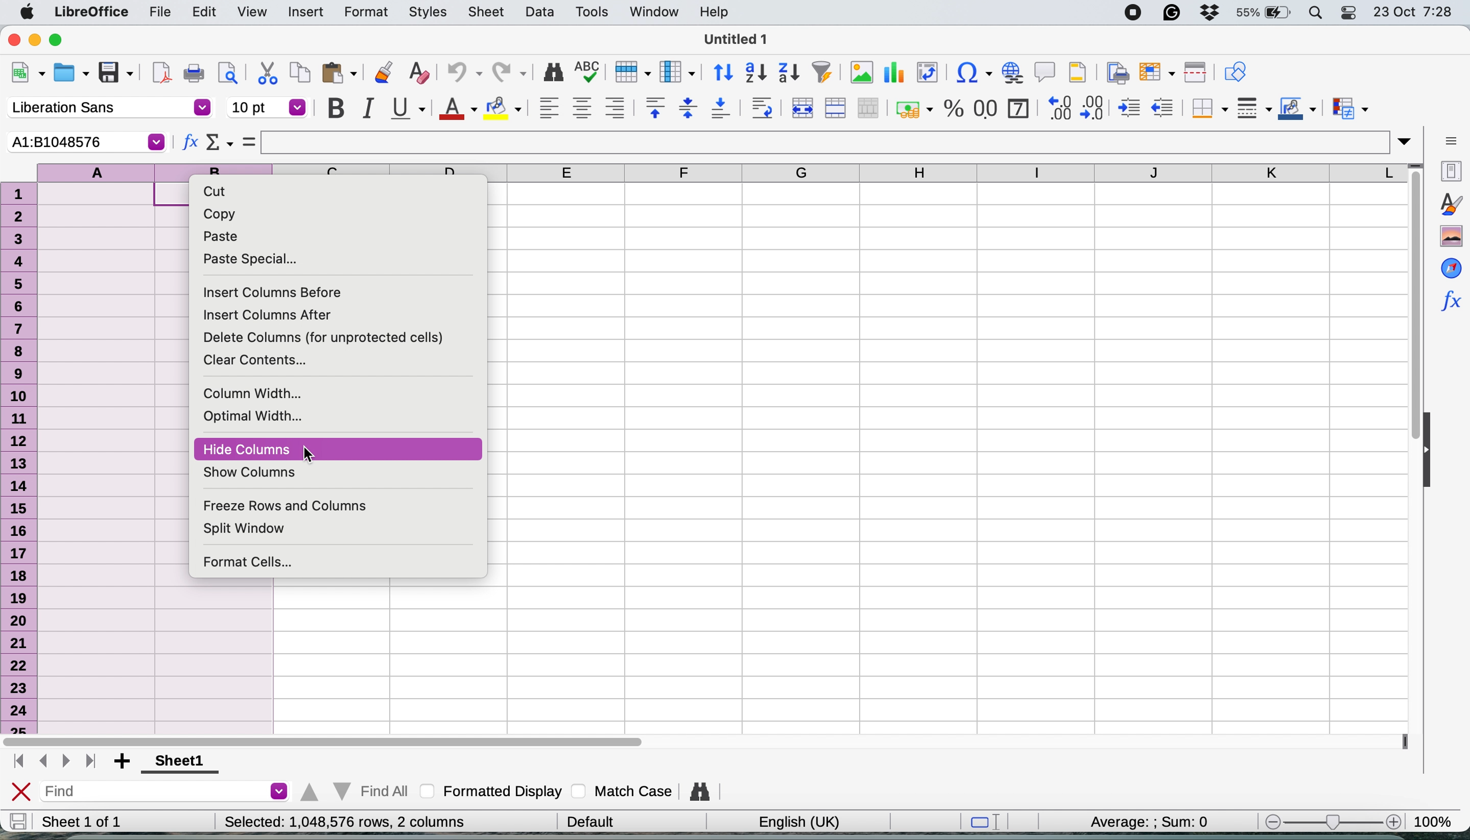 The width and height of the screenshot is (1470, 840). I want to click on match case, so click(625, 792).